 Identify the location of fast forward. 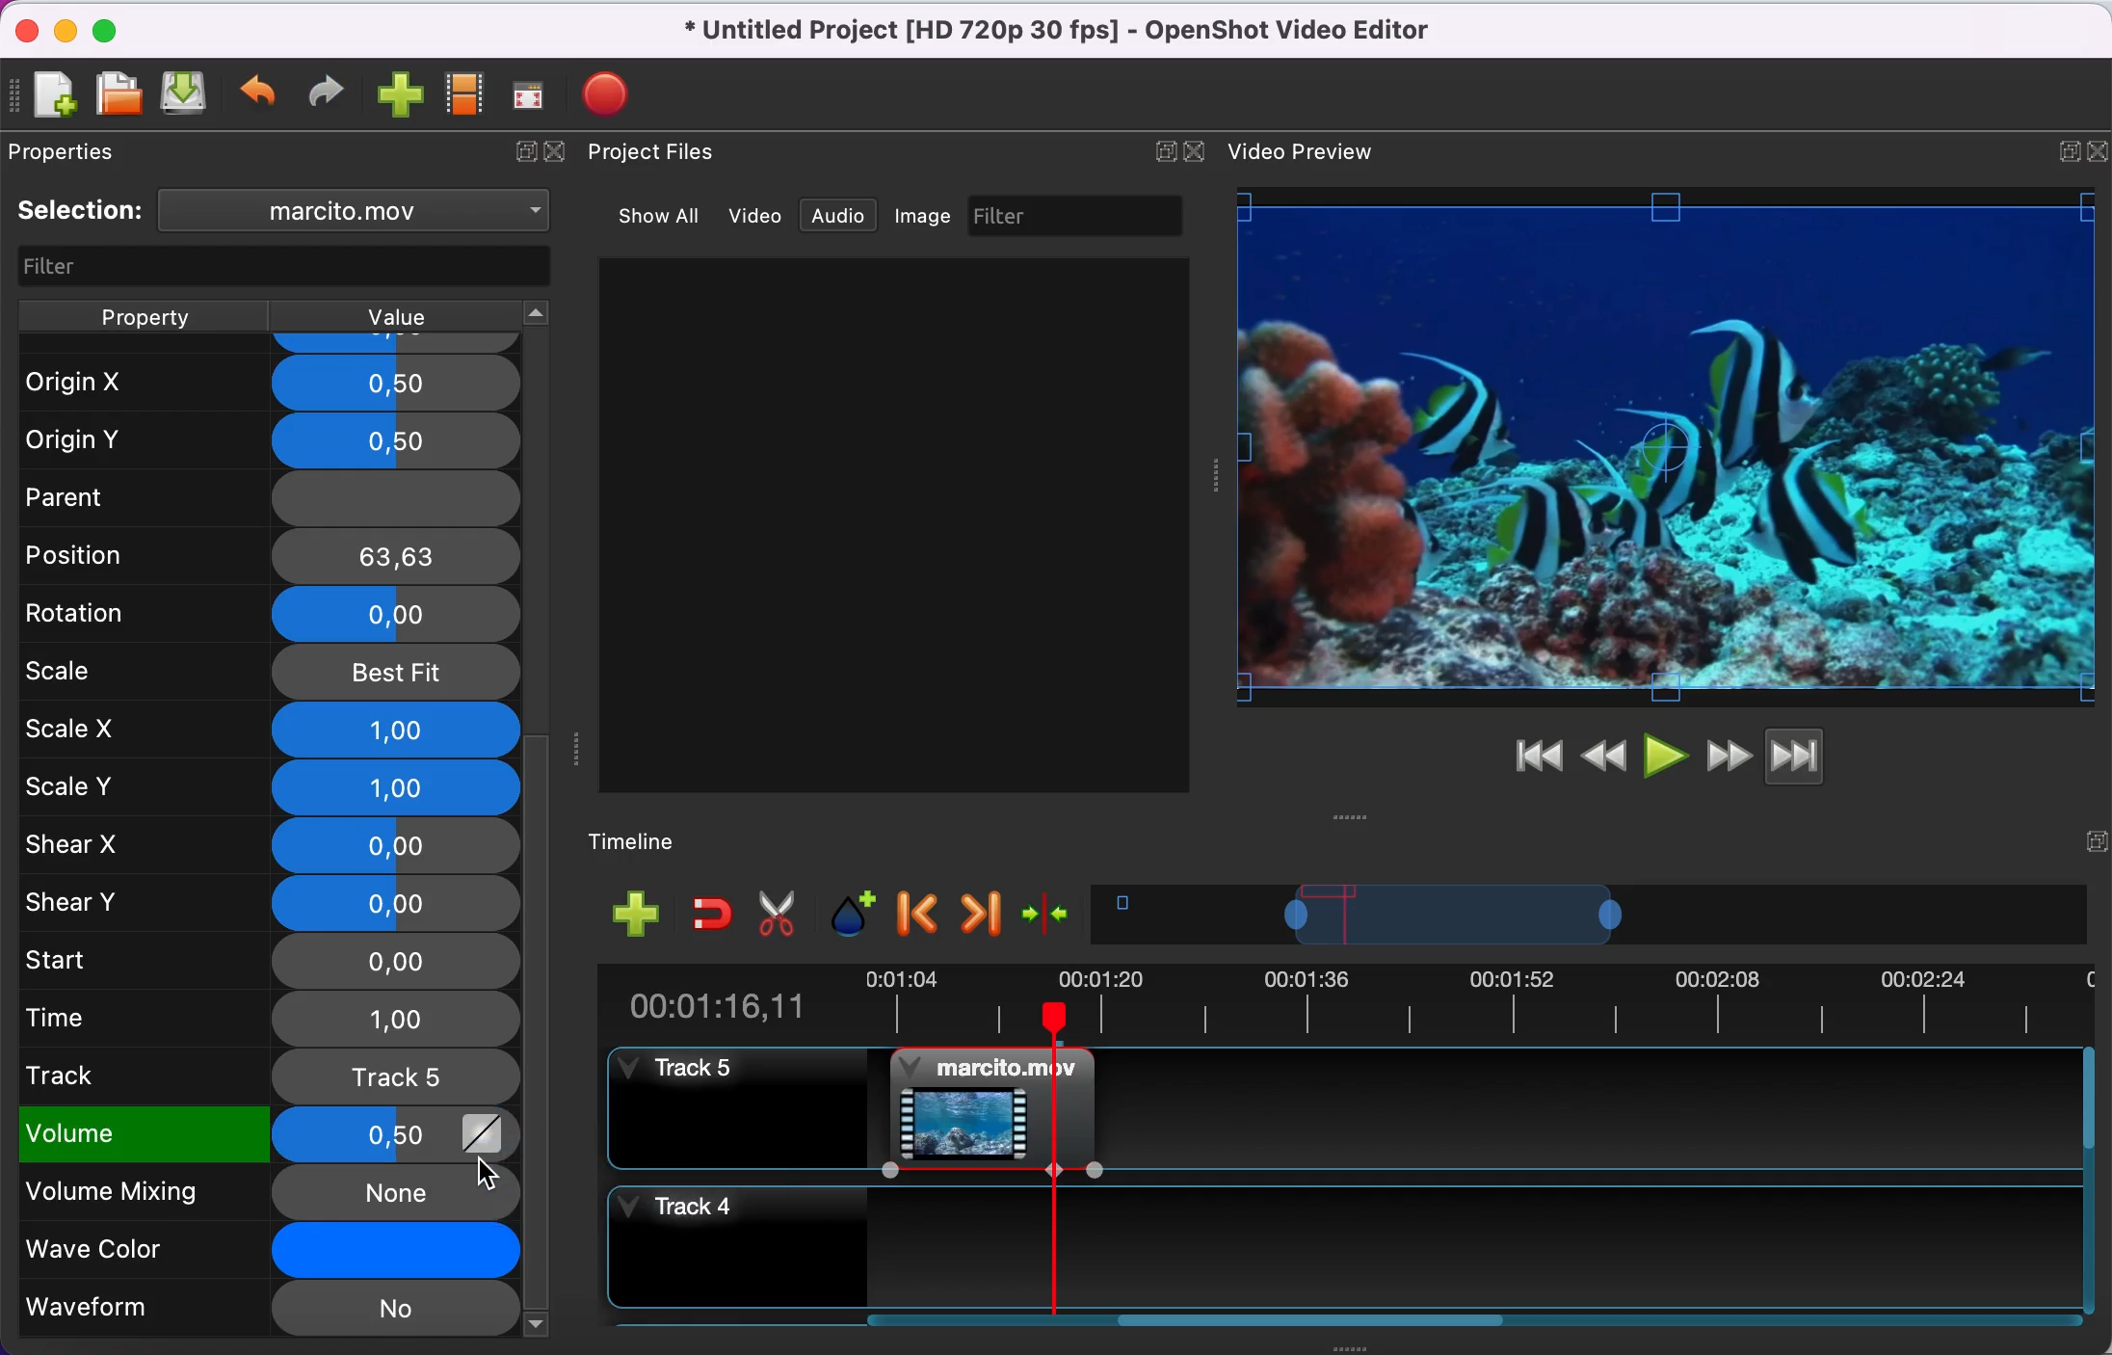
(1728, 754).